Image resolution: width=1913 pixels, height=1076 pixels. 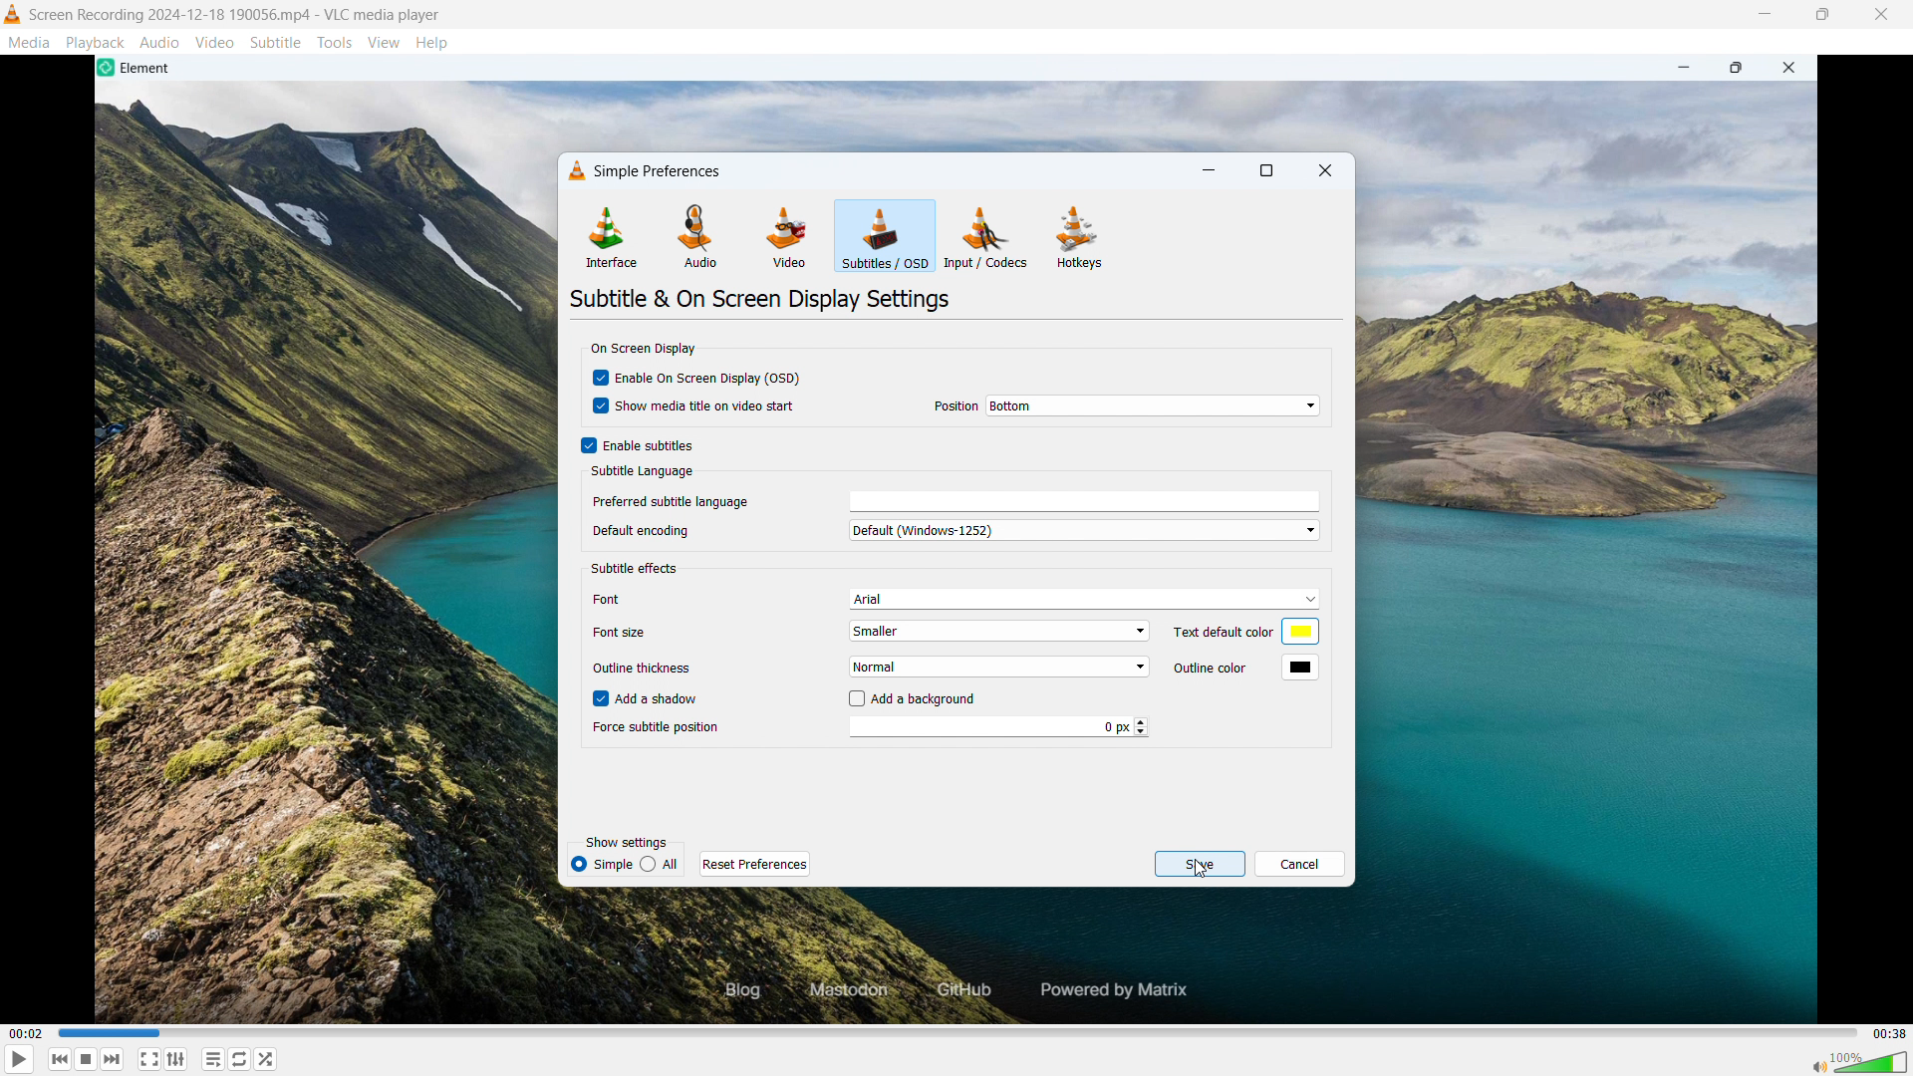 What do you see at coordinates (385, 42) in the screenshot?
I see `View ` at bounding box center [385, 42].